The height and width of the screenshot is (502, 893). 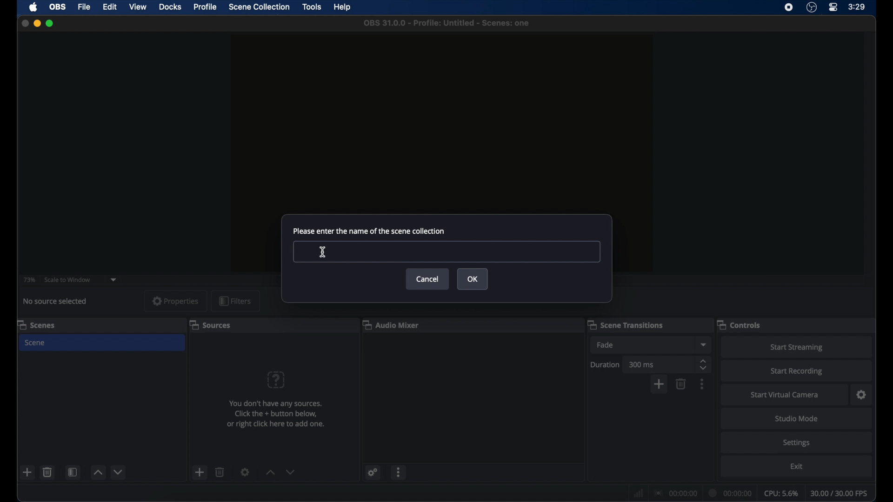 What do you see at coordinates (291, 472) in the screenshot?
I see `decrement` at bounding box center [291, 472].